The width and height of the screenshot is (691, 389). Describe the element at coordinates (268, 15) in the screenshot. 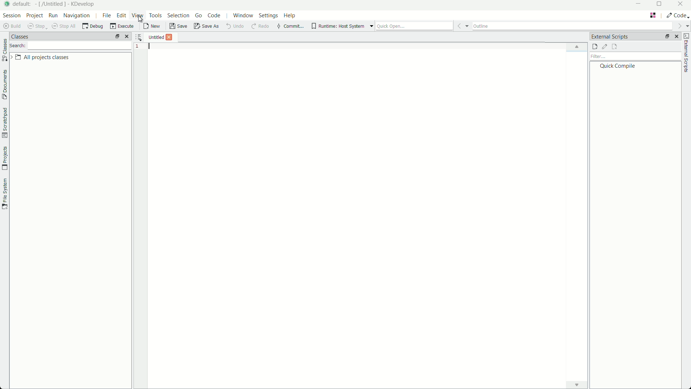

I see `settings menu` at that location.